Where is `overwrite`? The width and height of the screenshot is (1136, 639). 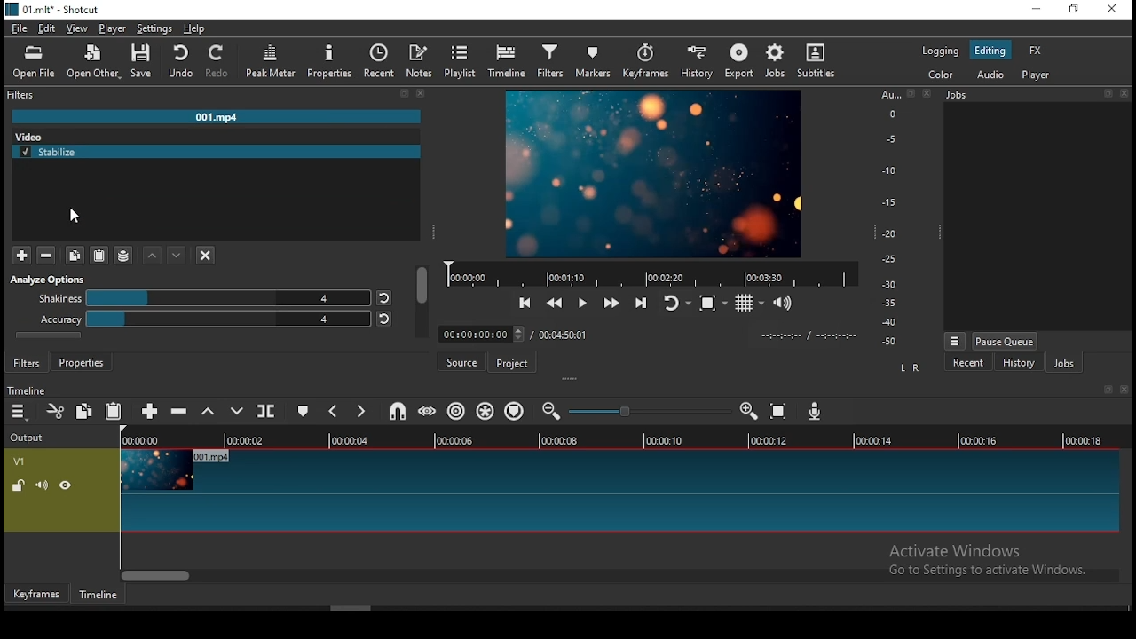 overwrite is located at coordinates (239, 410).